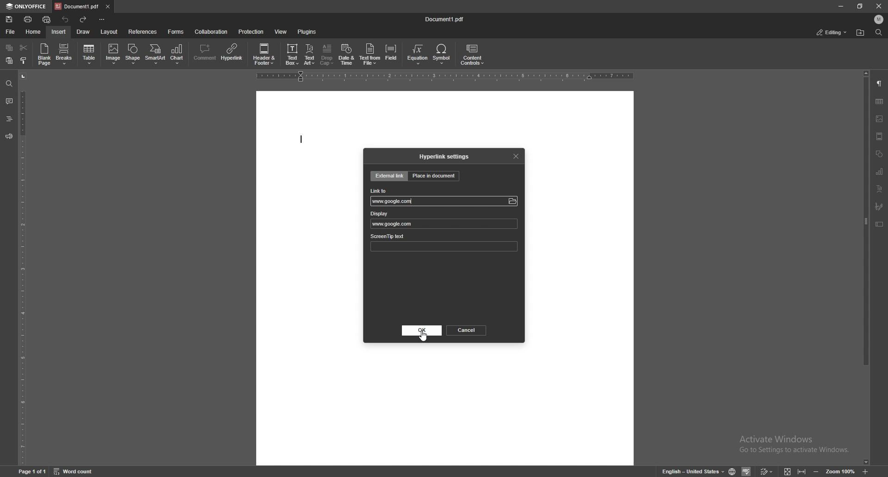 The width and height of the screenshot is (888, 477). What do you see at coordinates (512, 201) in the screenshot?
I see `browse` at bounding box center [512, 201].